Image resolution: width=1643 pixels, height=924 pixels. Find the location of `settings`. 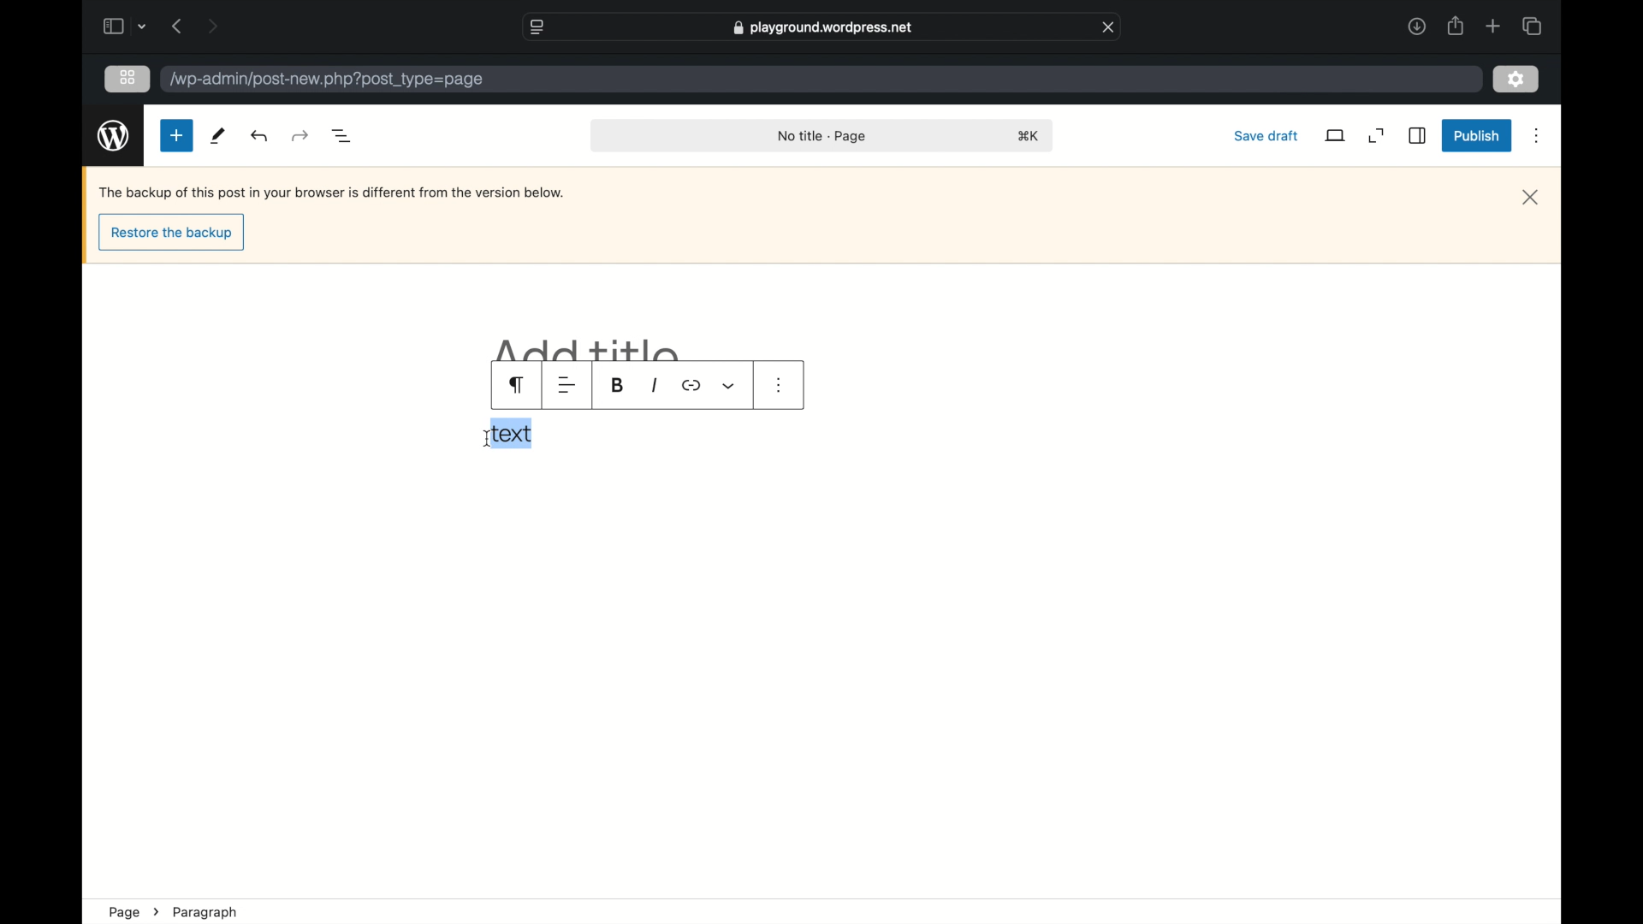

settings is located at coordinates (1518, 78).